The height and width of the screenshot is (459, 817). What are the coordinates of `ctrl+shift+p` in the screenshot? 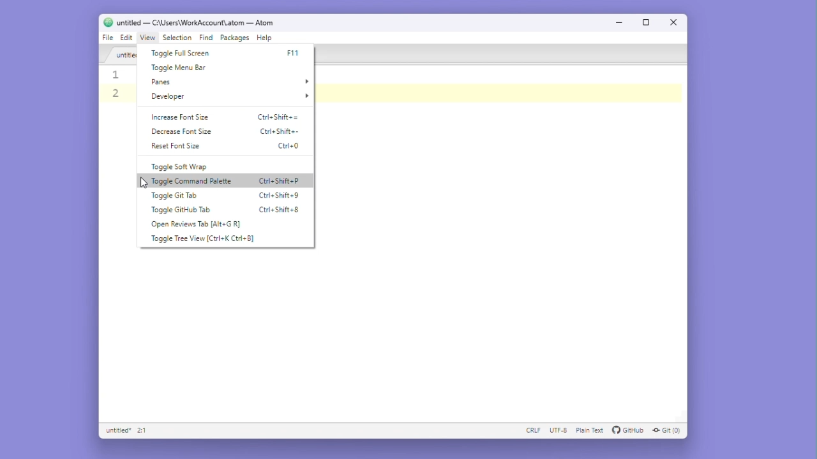 It's located at (281, 182).